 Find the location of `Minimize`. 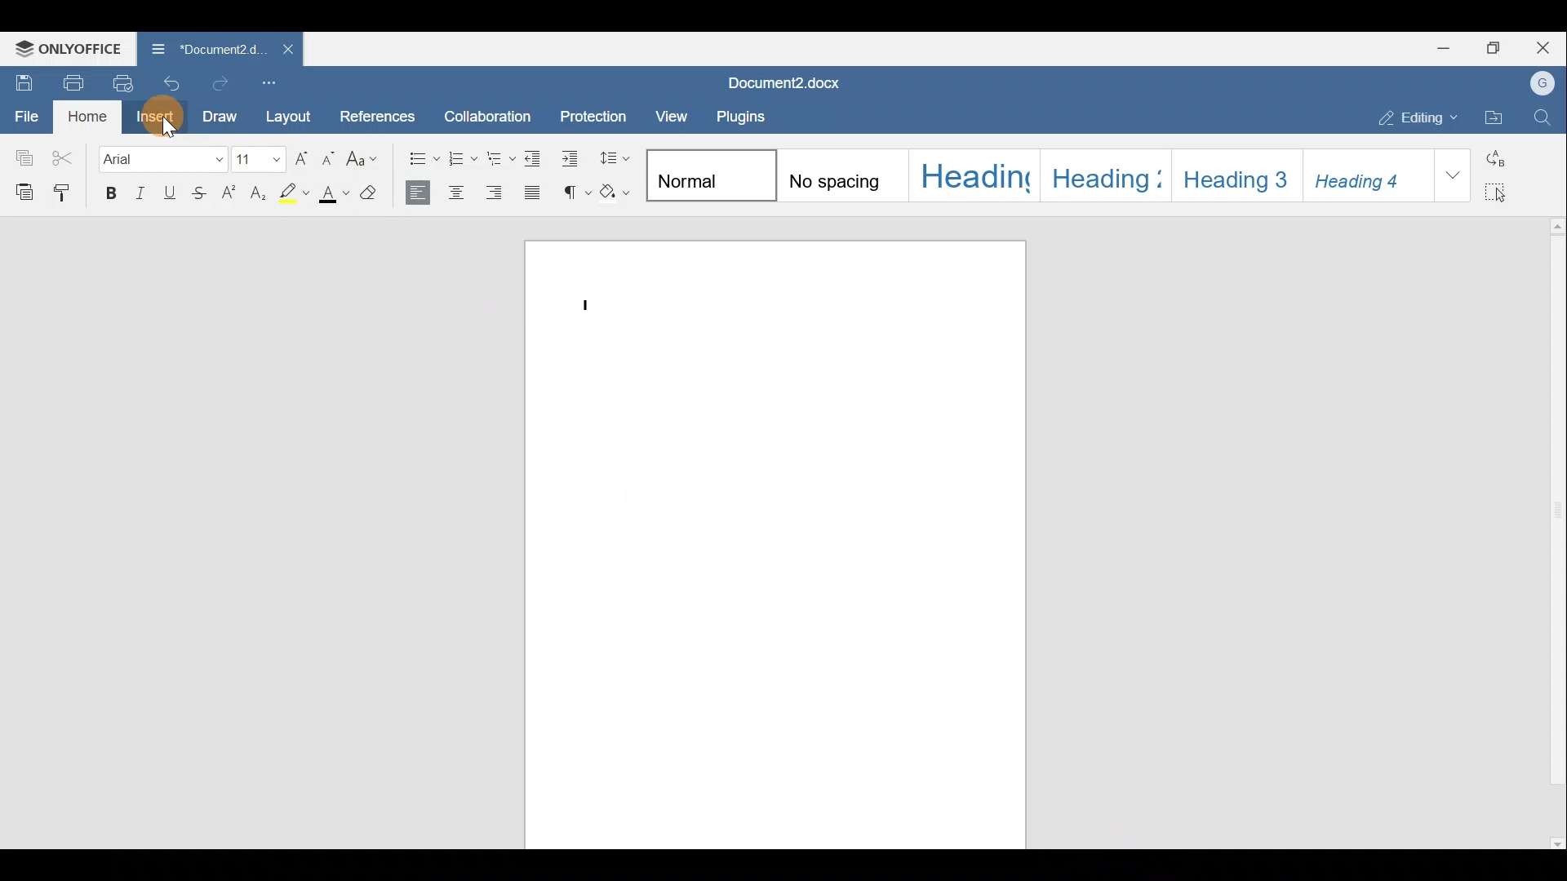

Minimize is located at coordinates (1449, 46).